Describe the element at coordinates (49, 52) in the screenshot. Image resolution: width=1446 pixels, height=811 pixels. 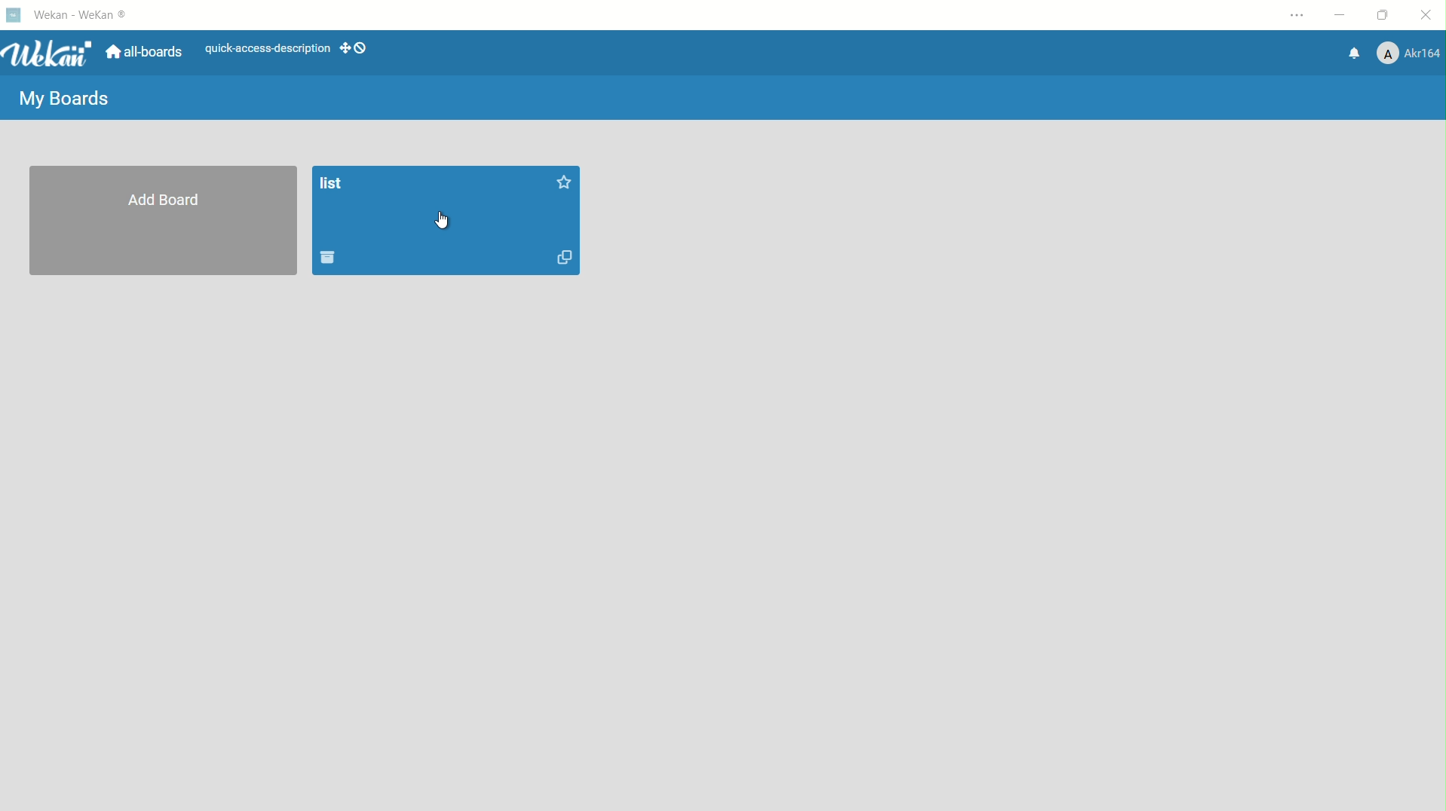
I see `app logo` at that location.